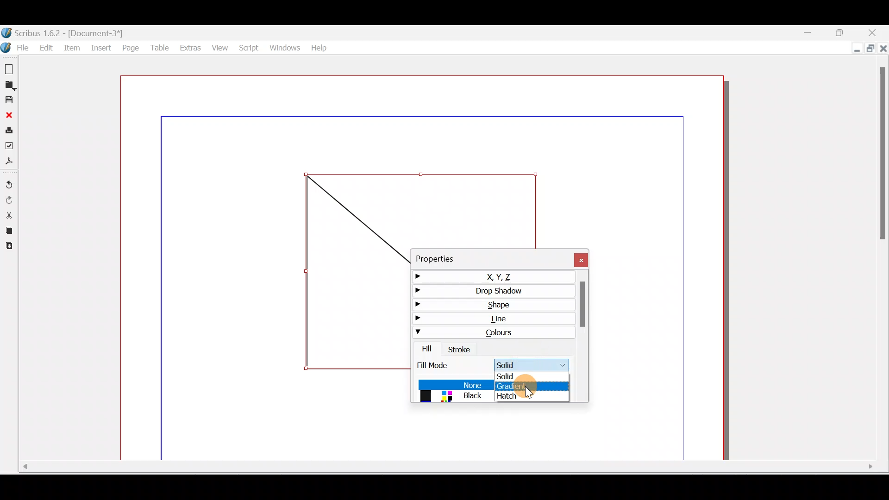  What do you see at coordinates (531, 392) in the screenshot?
I see `cursor` at bounding box center [531, 392].